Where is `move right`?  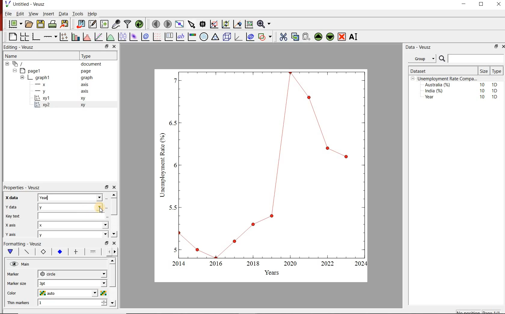 move right is located at coordinates (115, 252).